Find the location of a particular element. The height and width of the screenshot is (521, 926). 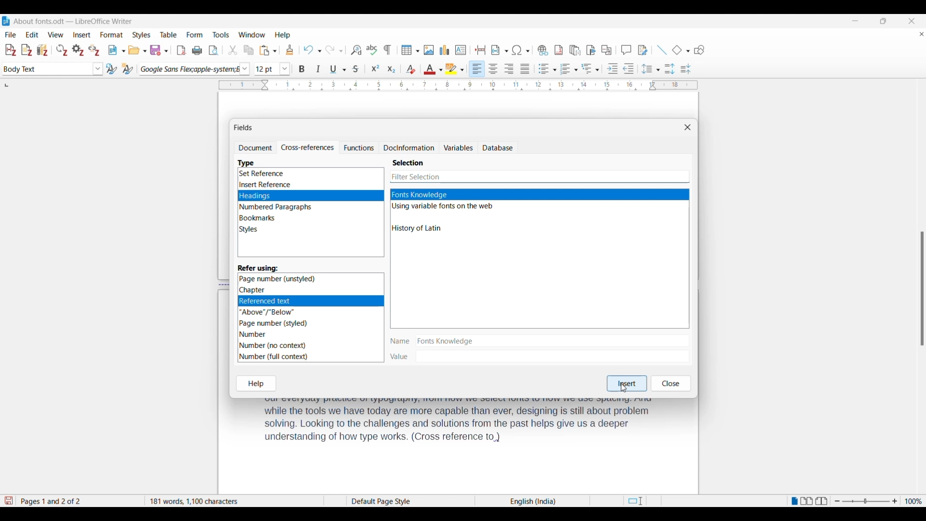

‘Chapter is located at coordinates (254, 290).